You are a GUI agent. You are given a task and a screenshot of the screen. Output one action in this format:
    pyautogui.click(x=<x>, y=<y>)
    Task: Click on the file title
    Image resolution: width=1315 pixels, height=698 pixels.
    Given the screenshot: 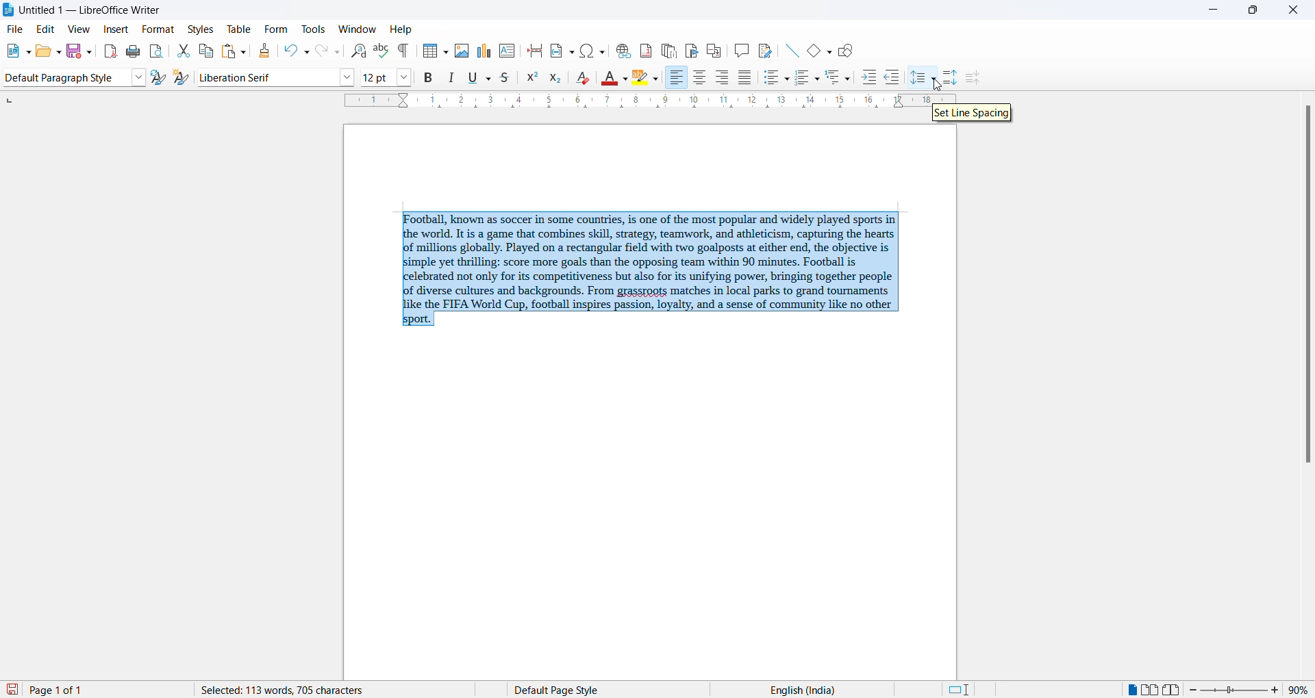 What is the action you would take?
    pyautogui.click(x=88, y=12)
    